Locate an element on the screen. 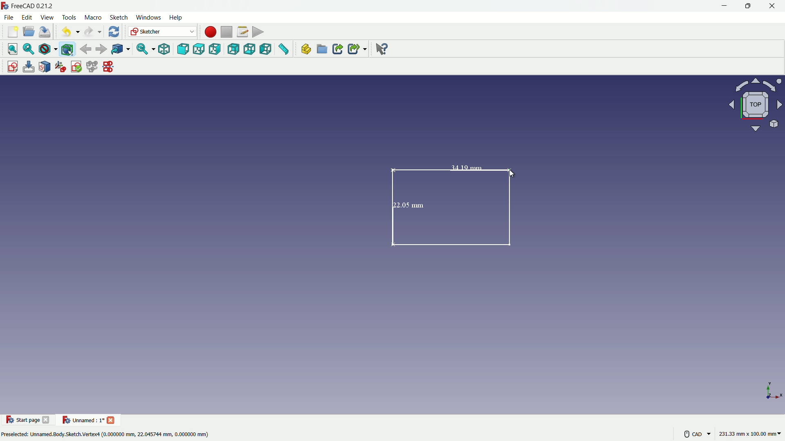 This screenshot has height=441, width=785. file menu is located at coordinates (10, 18).